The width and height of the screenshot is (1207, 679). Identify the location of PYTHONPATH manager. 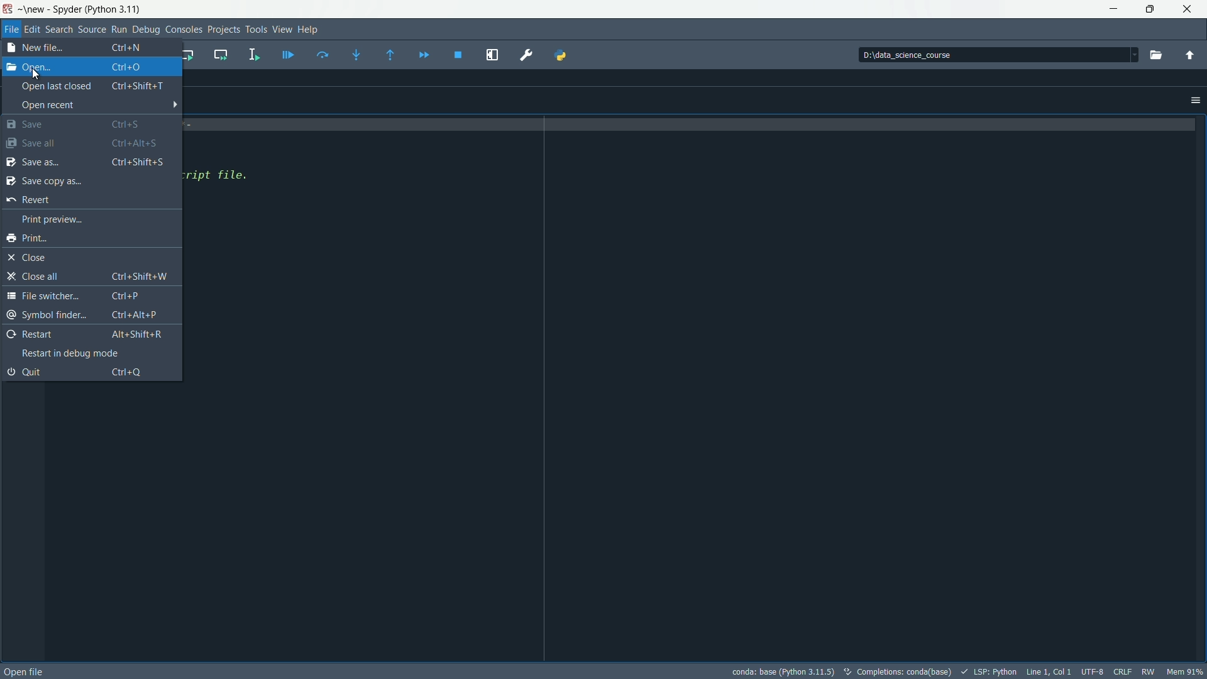
(566, 55).